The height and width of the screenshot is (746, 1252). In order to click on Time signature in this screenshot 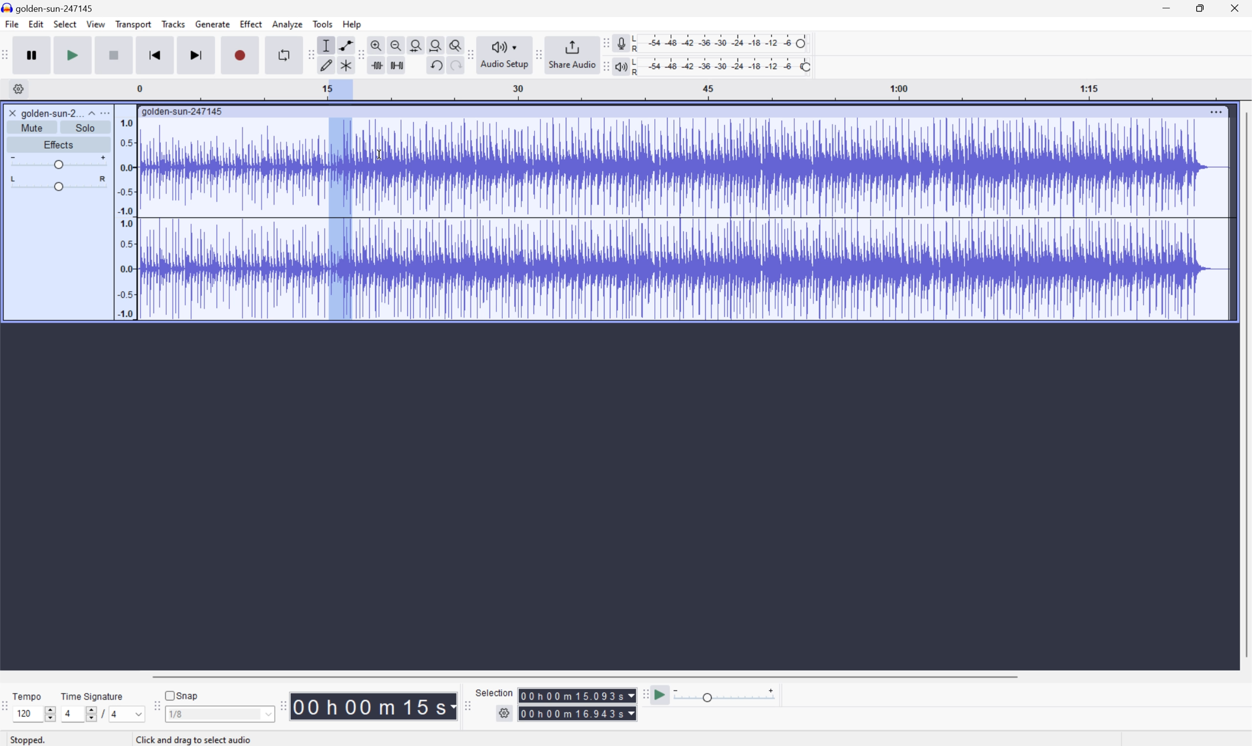, I will do `click(93, 695)`.